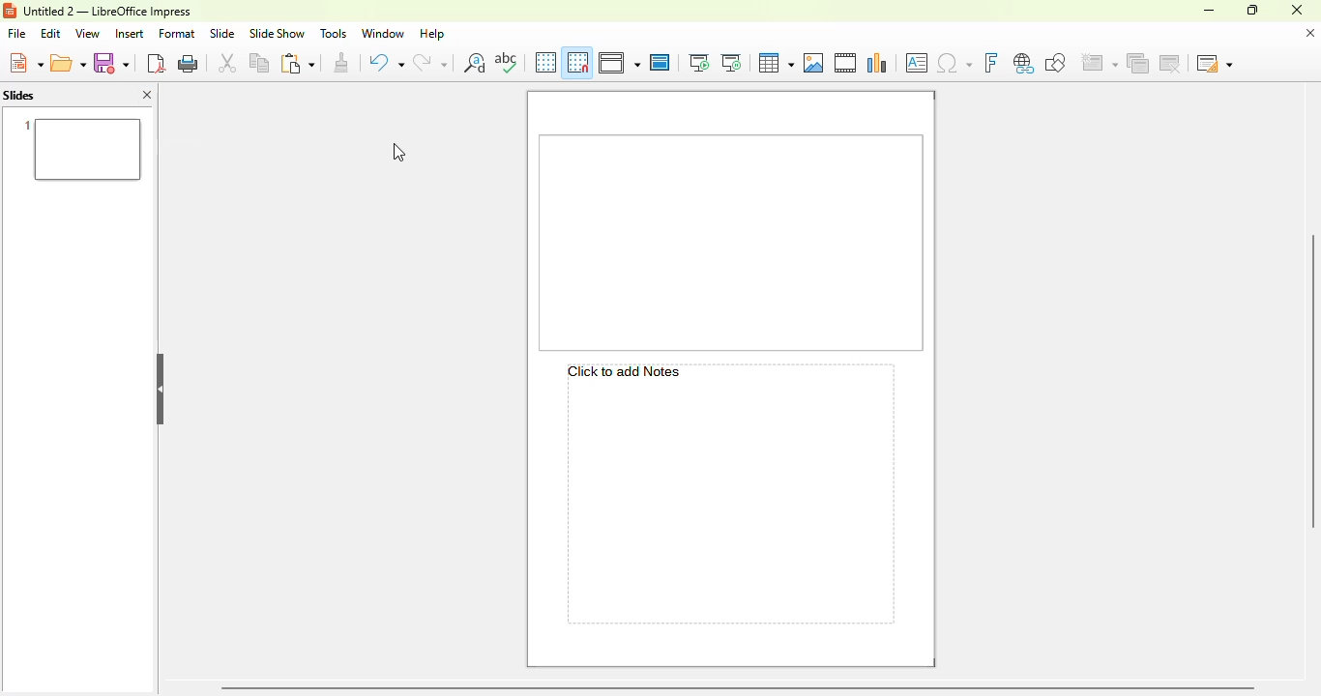 The width and height of the screenshot is (1321, 696). What do you see at coordinates (157, 63) in the screenshot?
I see `export directly as PDF` at bounding box center [157, 63].